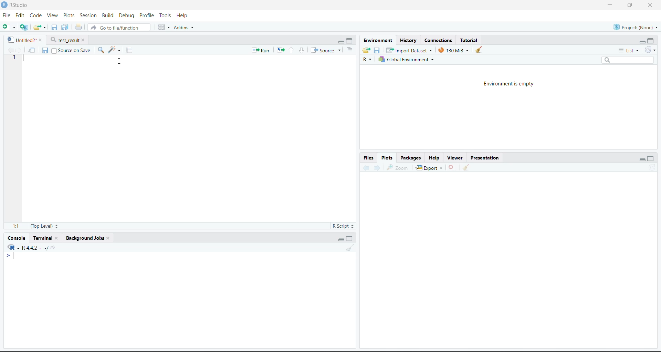  Describe the element at coordinates (480, 50) in the screenshot. I see `Clear console (Ctrl +L)` at that location.